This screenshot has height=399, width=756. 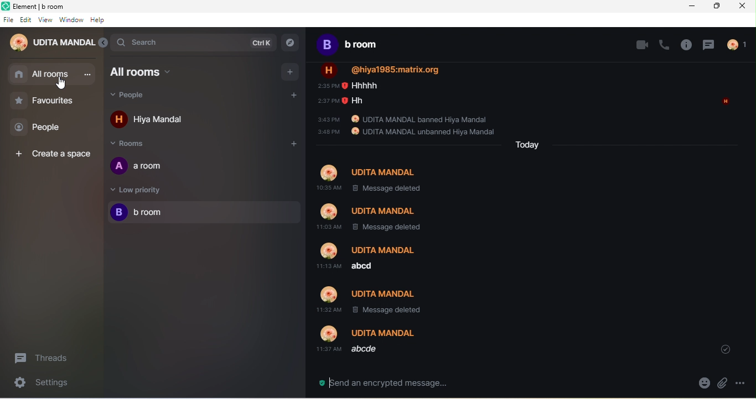 What do you see at coordinates (153, 119) in the screenshot?
I see `hiya mandal` at bounding box center [153, 119].